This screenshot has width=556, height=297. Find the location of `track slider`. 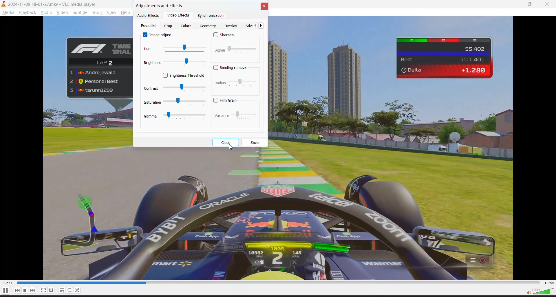

track slider is located at coordinates (279, 283).